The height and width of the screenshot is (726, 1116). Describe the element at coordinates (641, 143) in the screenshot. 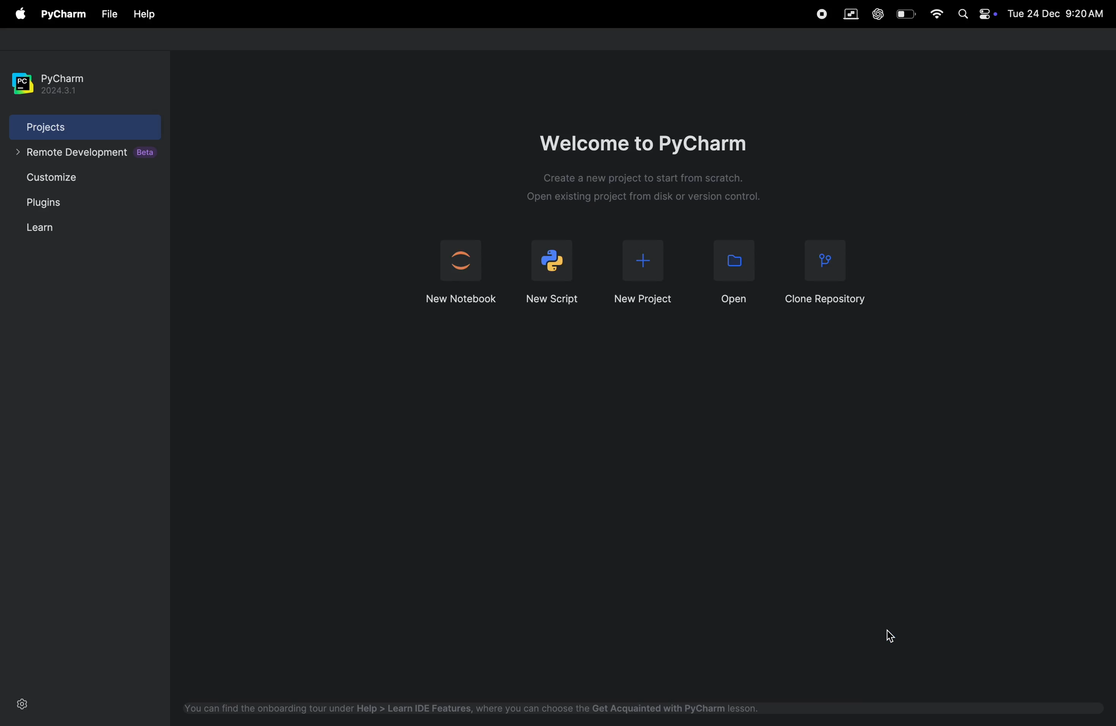

I see `welcome to pycharm` at that location.